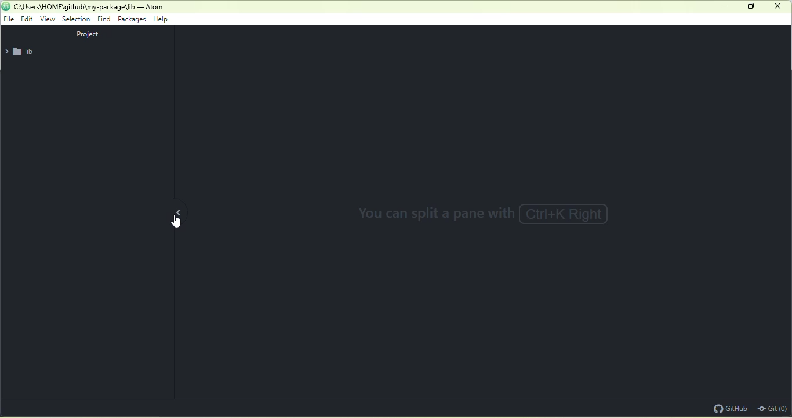 The width and height of the screenshot is (792, 418). What do you see at coordinates (48, 19) in the screenshot?
I see `view` at bounding box center [48, 19].